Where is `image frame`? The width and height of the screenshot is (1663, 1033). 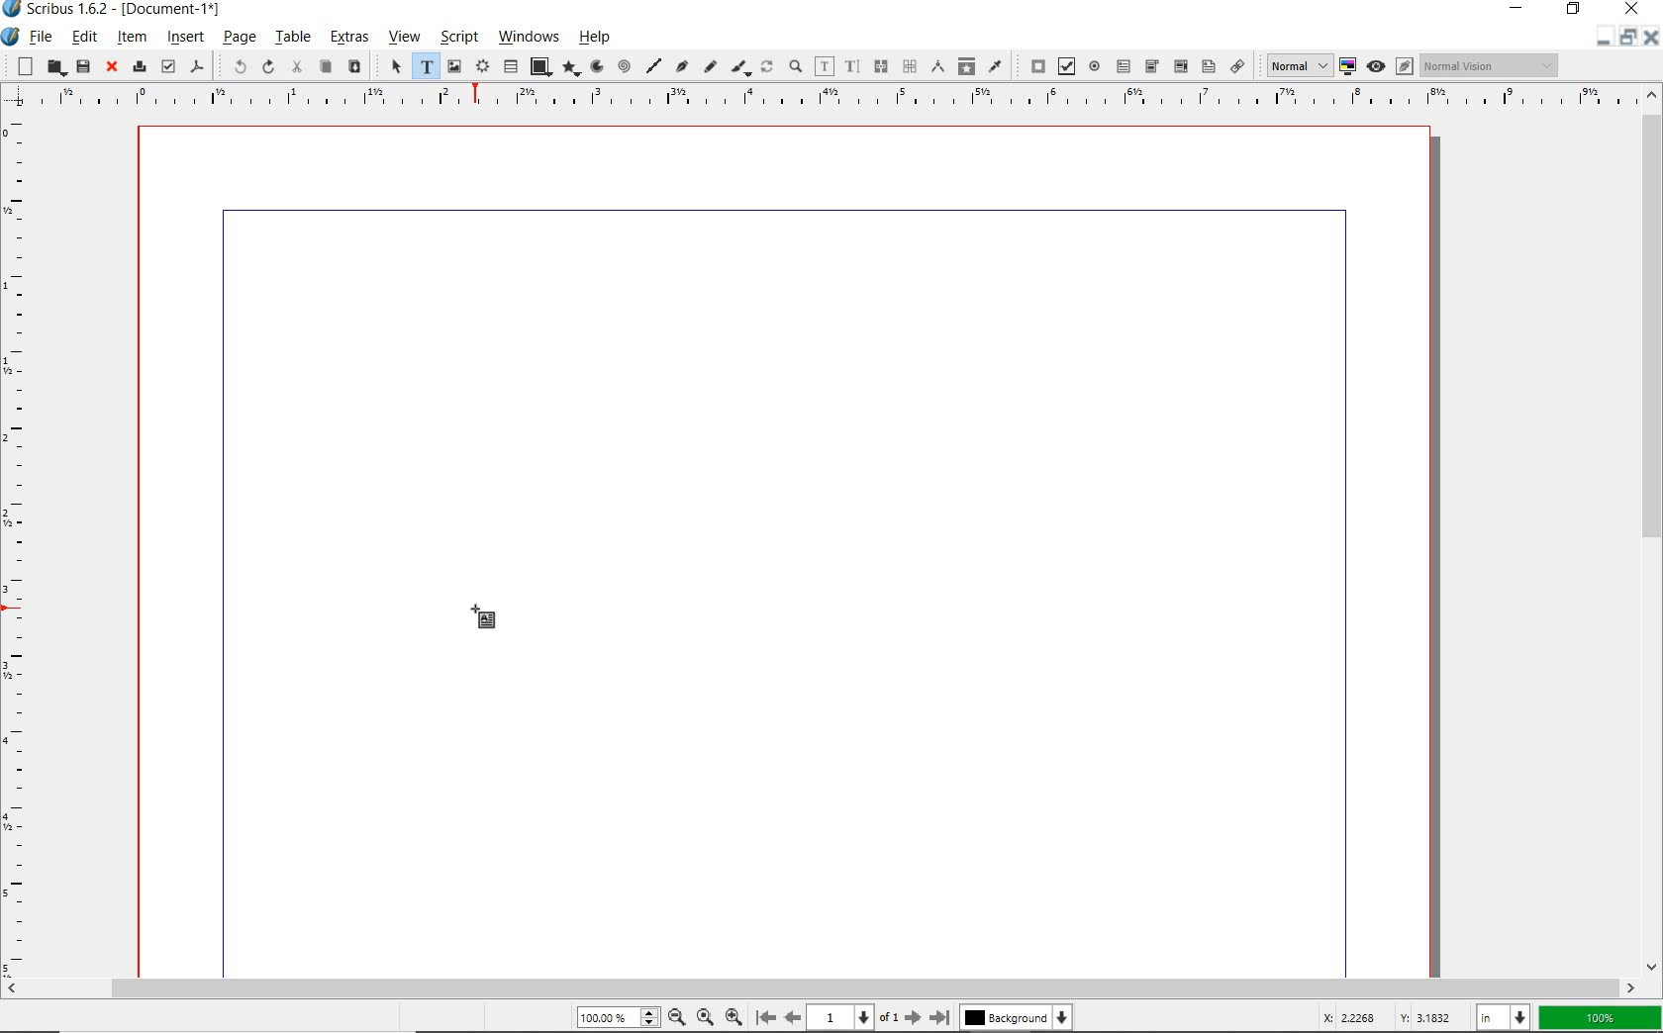
image frame is located at coordinates (455, 66).